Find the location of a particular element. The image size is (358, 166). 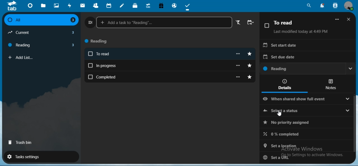

add list is located at coordinates (41, 58).